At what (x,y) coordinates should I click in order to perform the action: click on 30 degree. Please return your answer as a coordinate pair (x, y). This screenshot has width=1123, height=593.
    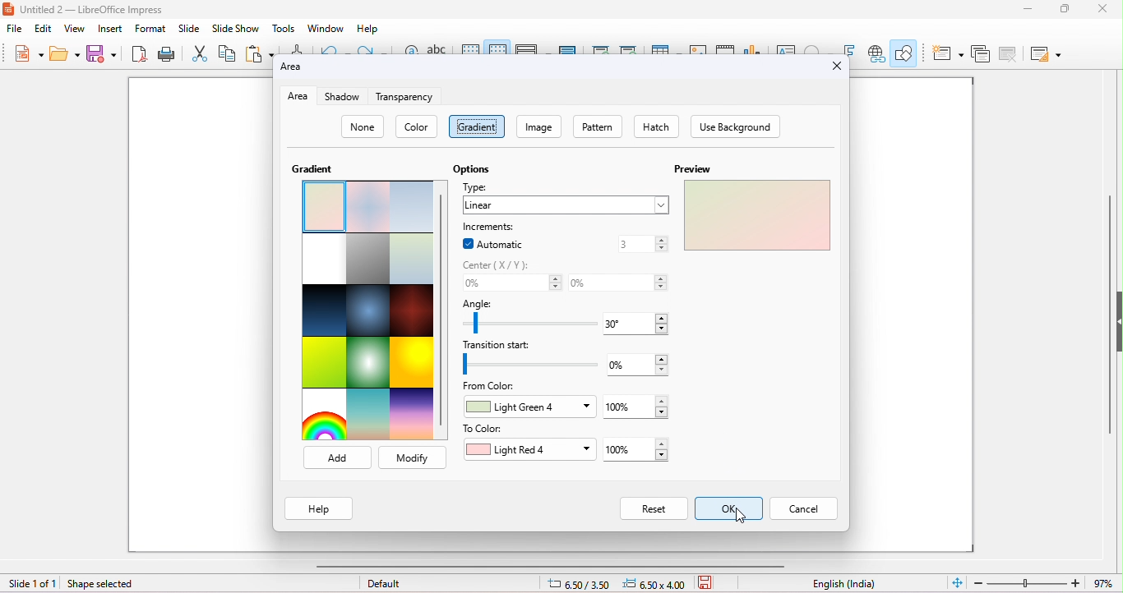
    Looking at the image, I should click on (636, 323).